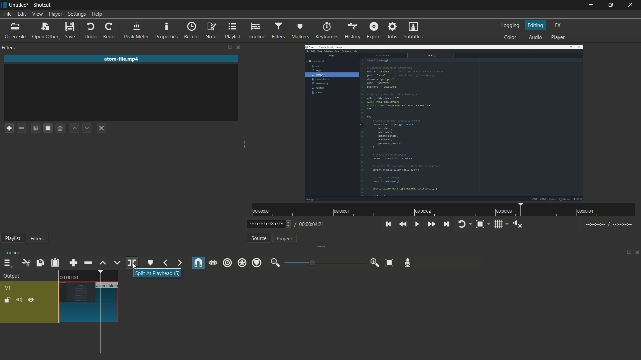 This screenshot has height=360, width=641. Describe the element at coordinates (88, 297) in the screenshot. I see `video in timeline` at that location.